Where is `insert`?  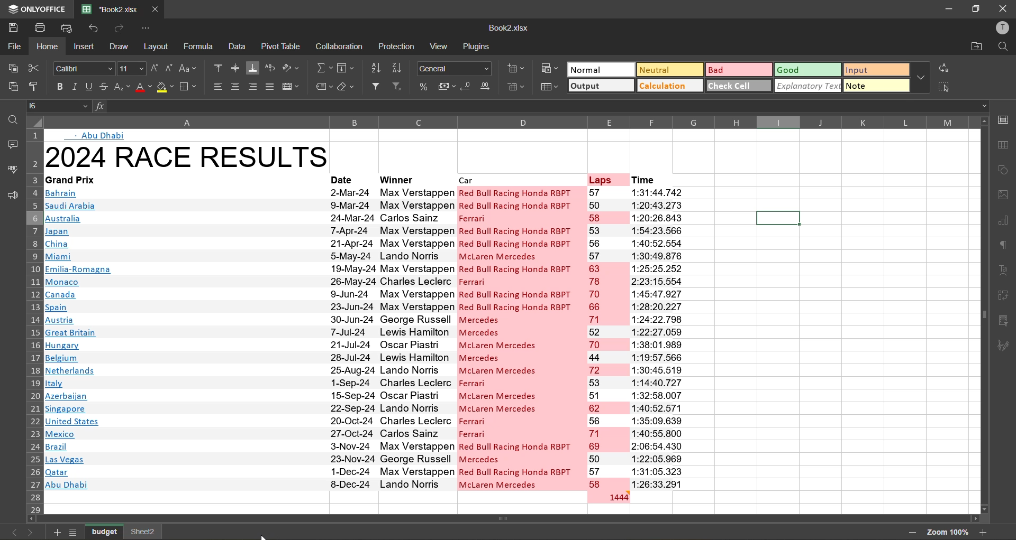
insert is located at coordinates (83, 46).